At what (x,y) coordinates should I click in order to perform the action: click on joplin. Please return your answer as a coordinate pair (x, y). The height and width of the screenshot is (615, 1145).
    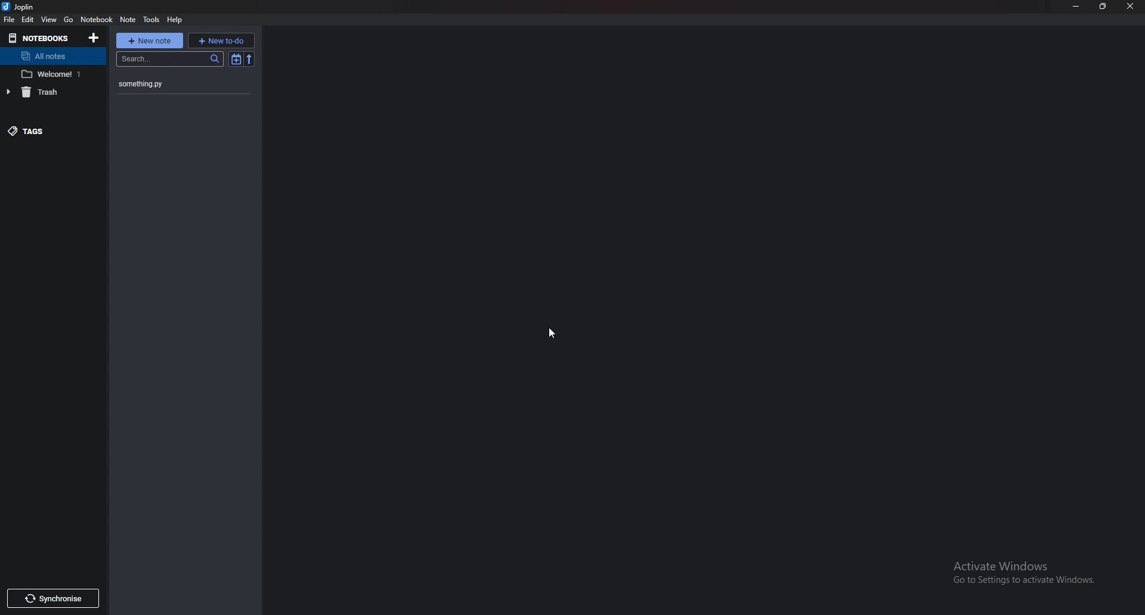
    Looking at the image, I should click on (20, 8).